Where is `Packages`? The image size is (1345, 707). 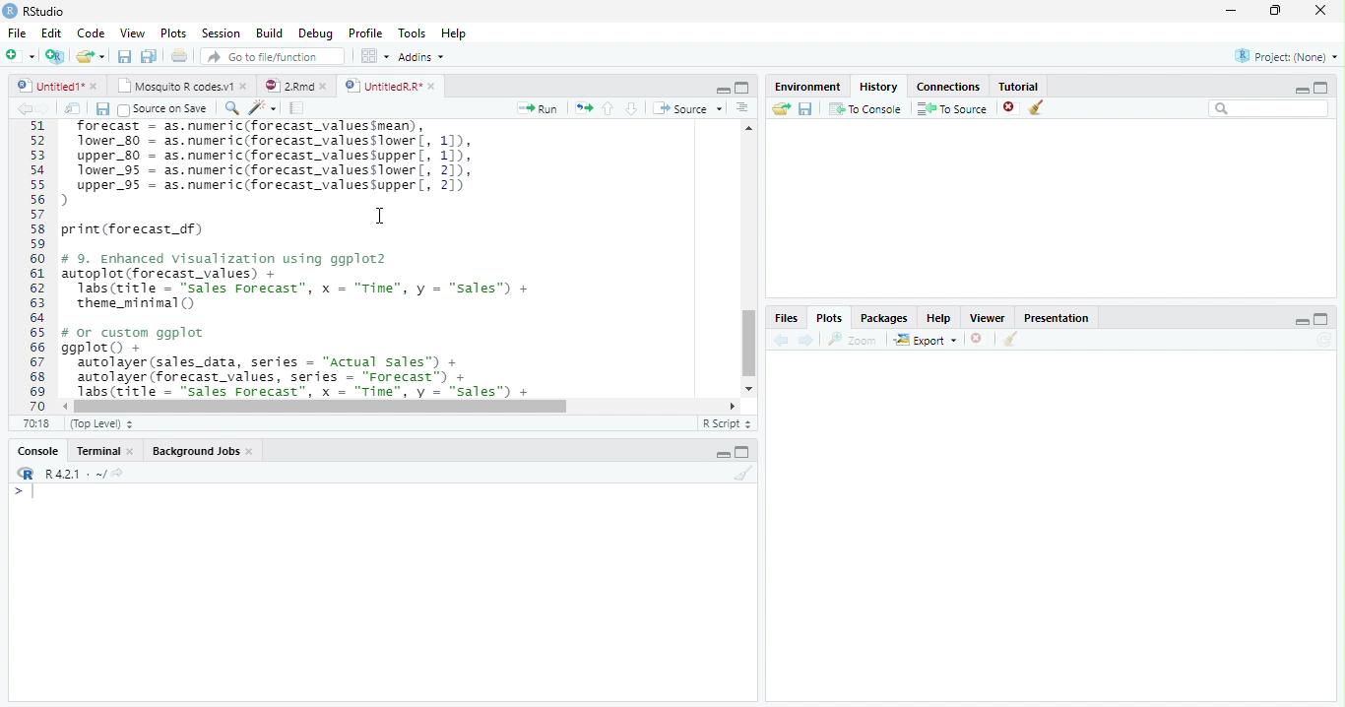 Packages is located at coordinates (885, 319).